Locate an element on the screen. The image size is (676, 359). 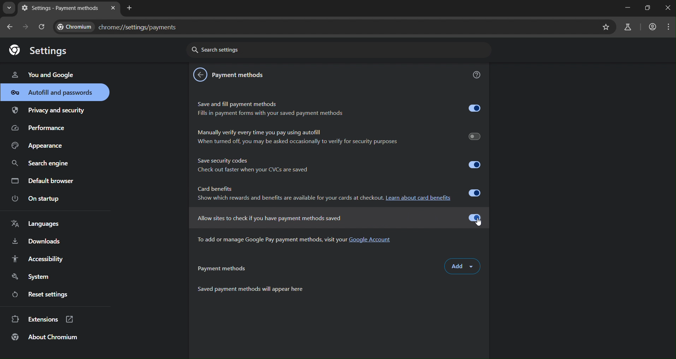
chrome://settings/payments is located at coordinates (120, 28).